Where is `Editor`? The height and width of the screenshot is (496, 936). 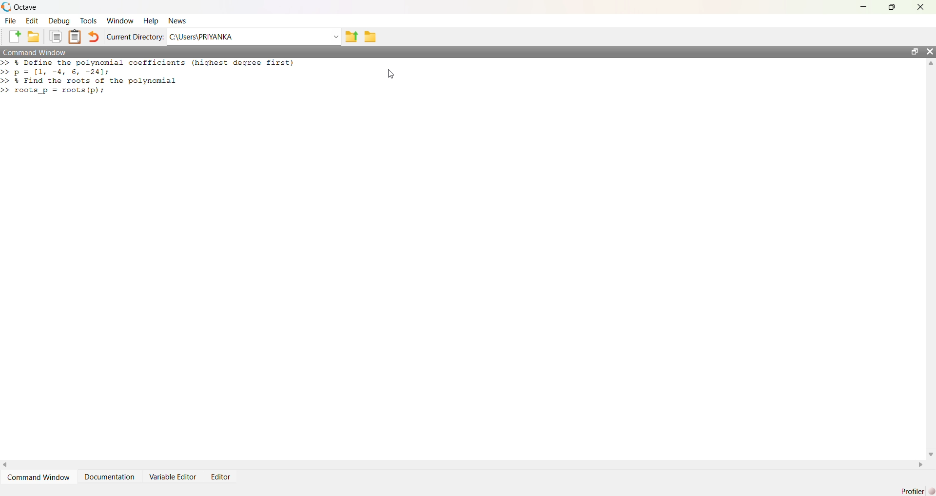 Editor is located at coordinates (222, 477).